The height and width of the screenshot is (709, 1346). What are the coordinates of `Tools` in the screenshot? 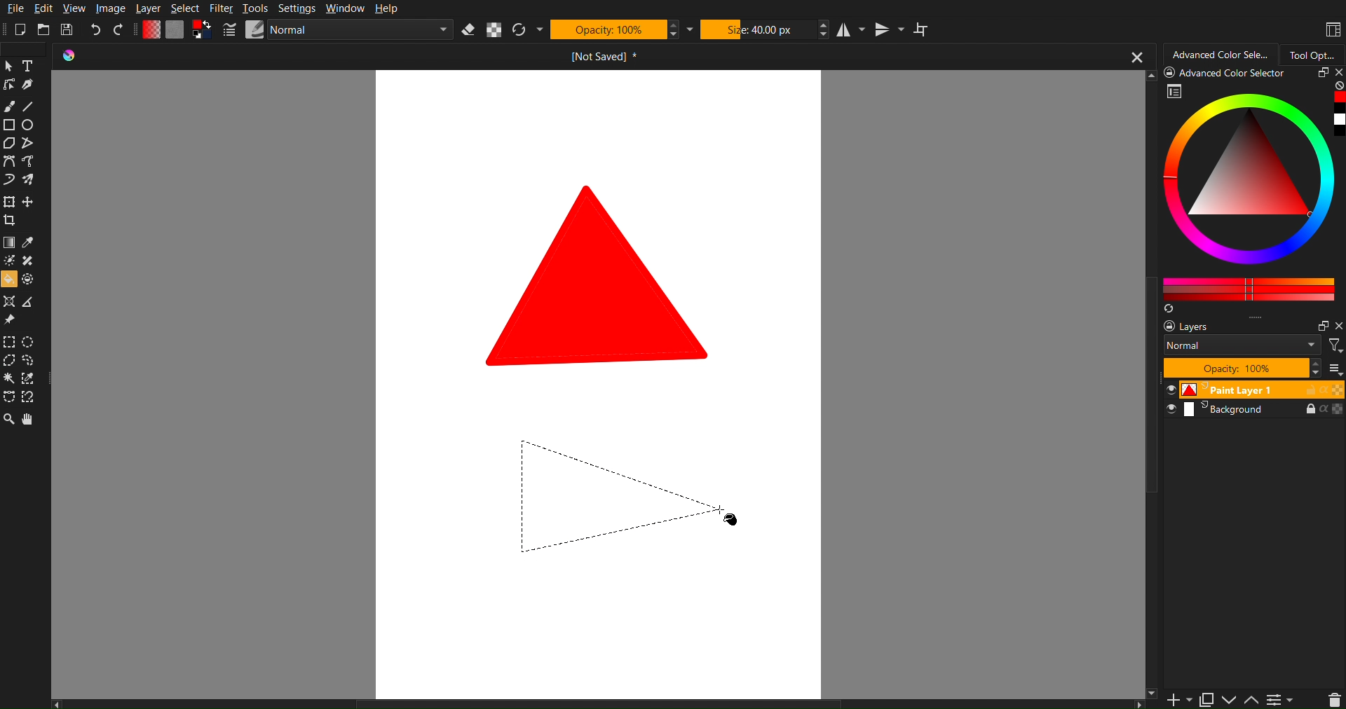 It's located at (254, 8).